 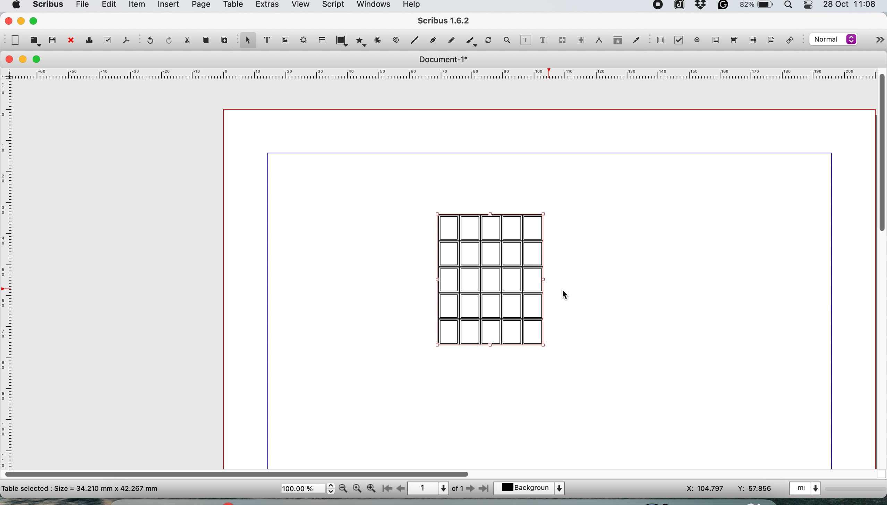 I want to click on pdf list box, so click(x=752, y=42).